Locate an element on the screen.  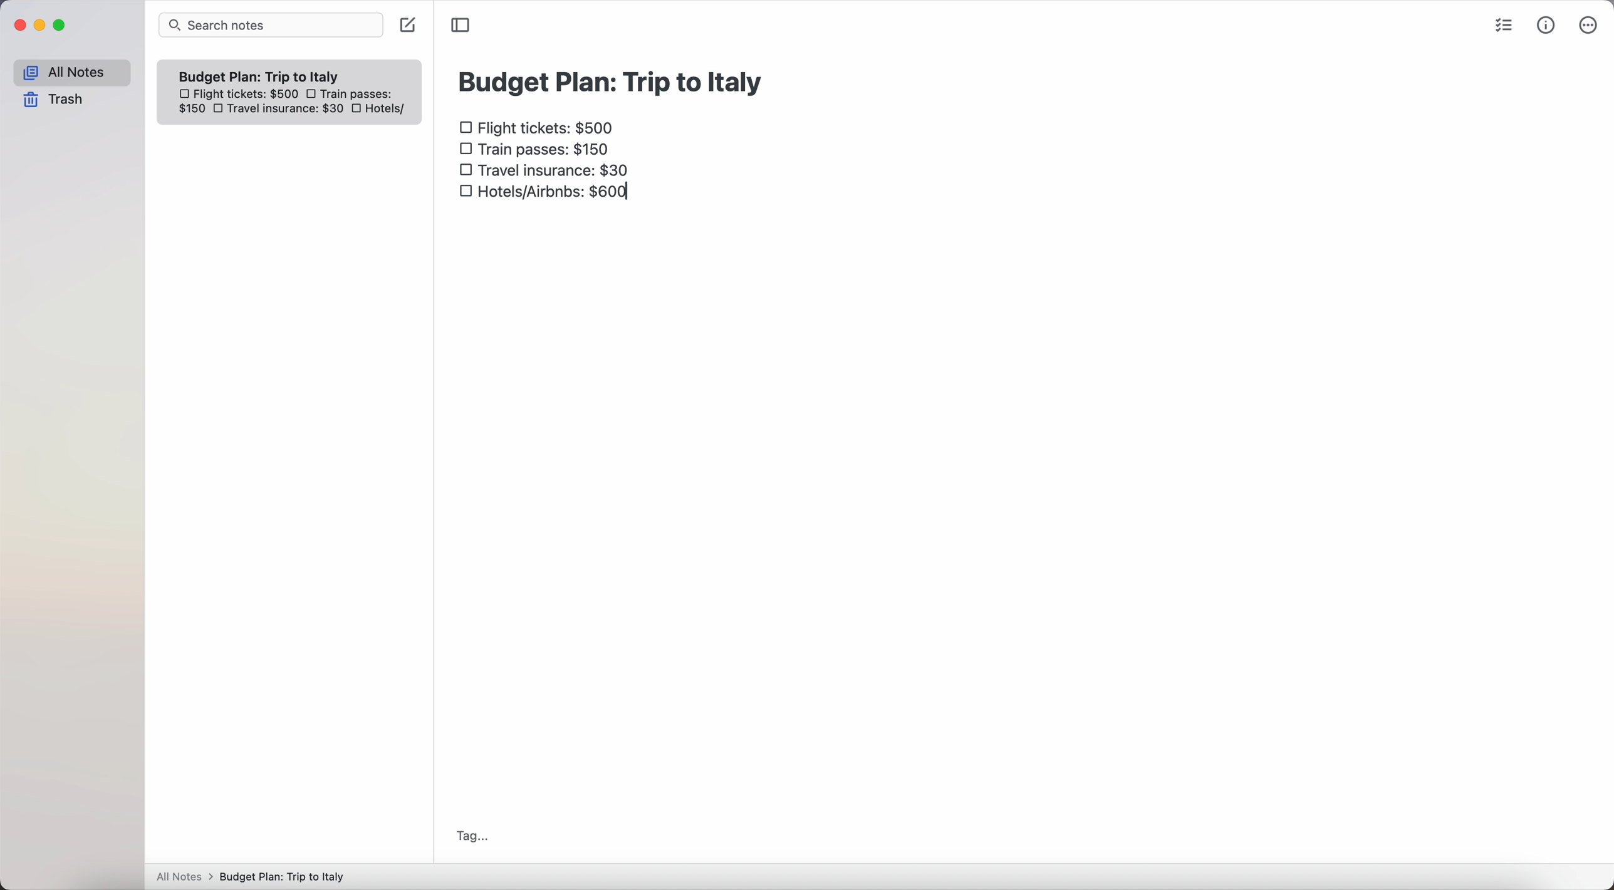
budget plan: trip to Italy is located at coordinates (613, 80).